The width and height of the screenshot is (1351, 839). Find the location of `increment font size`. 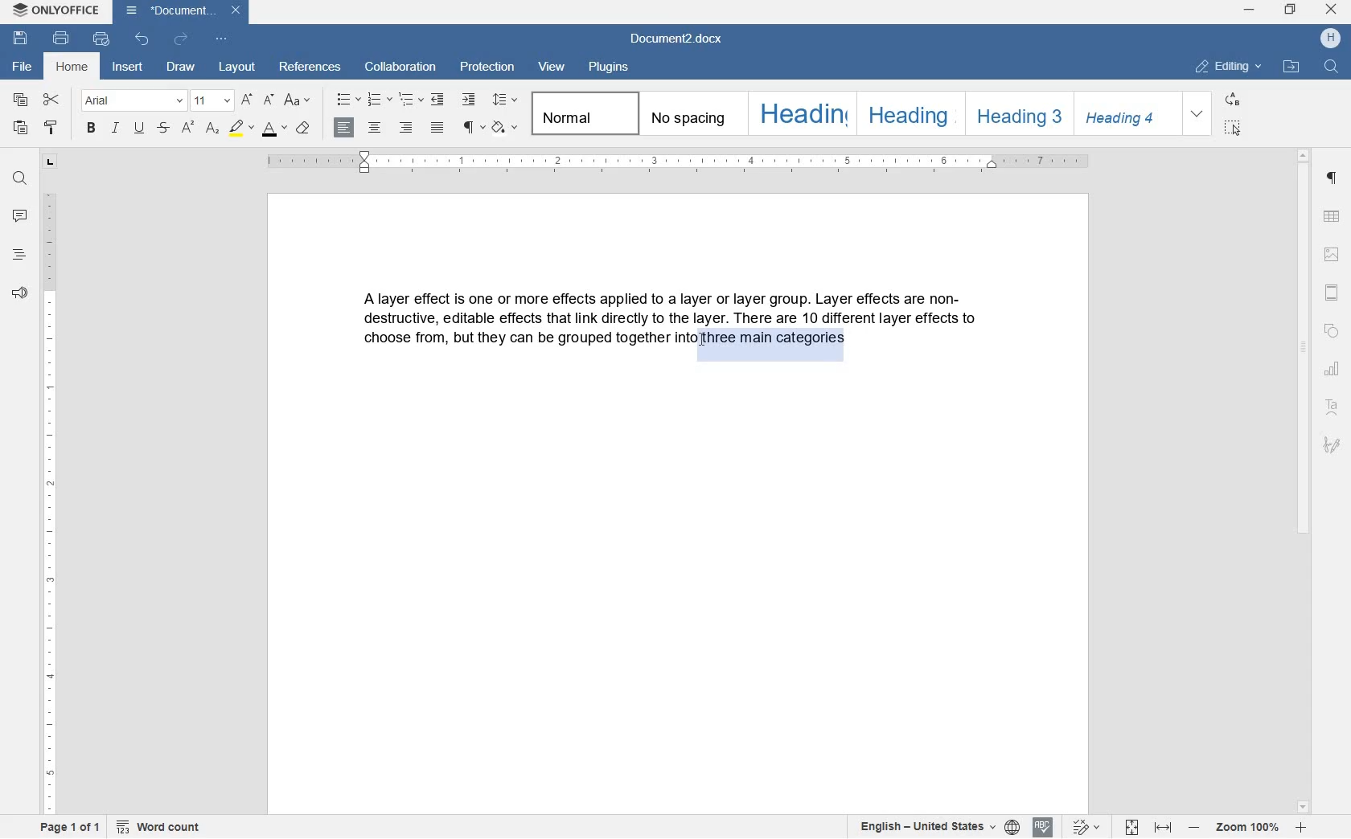

increment font size is located at coordinates (248, 99).